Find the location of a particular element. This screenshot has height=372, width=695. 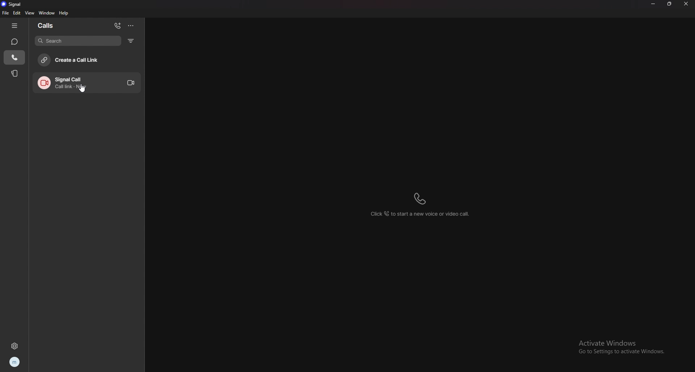

calls is located at coordinates (14, 58).